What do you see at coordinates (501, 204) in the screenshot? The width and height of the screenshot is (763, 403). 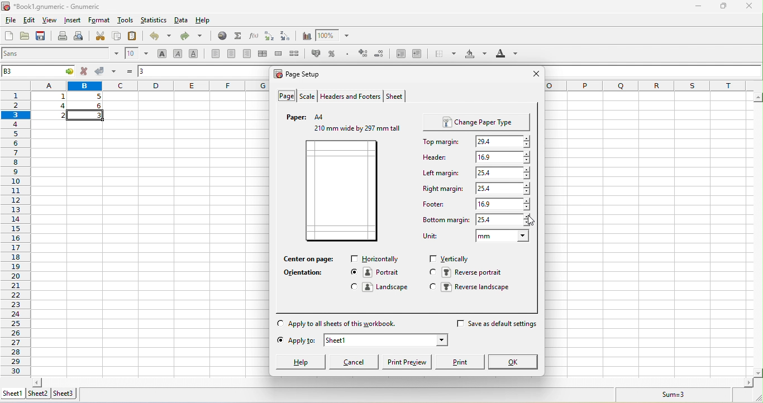 I see `16.9` at bounding box center [501, 204].